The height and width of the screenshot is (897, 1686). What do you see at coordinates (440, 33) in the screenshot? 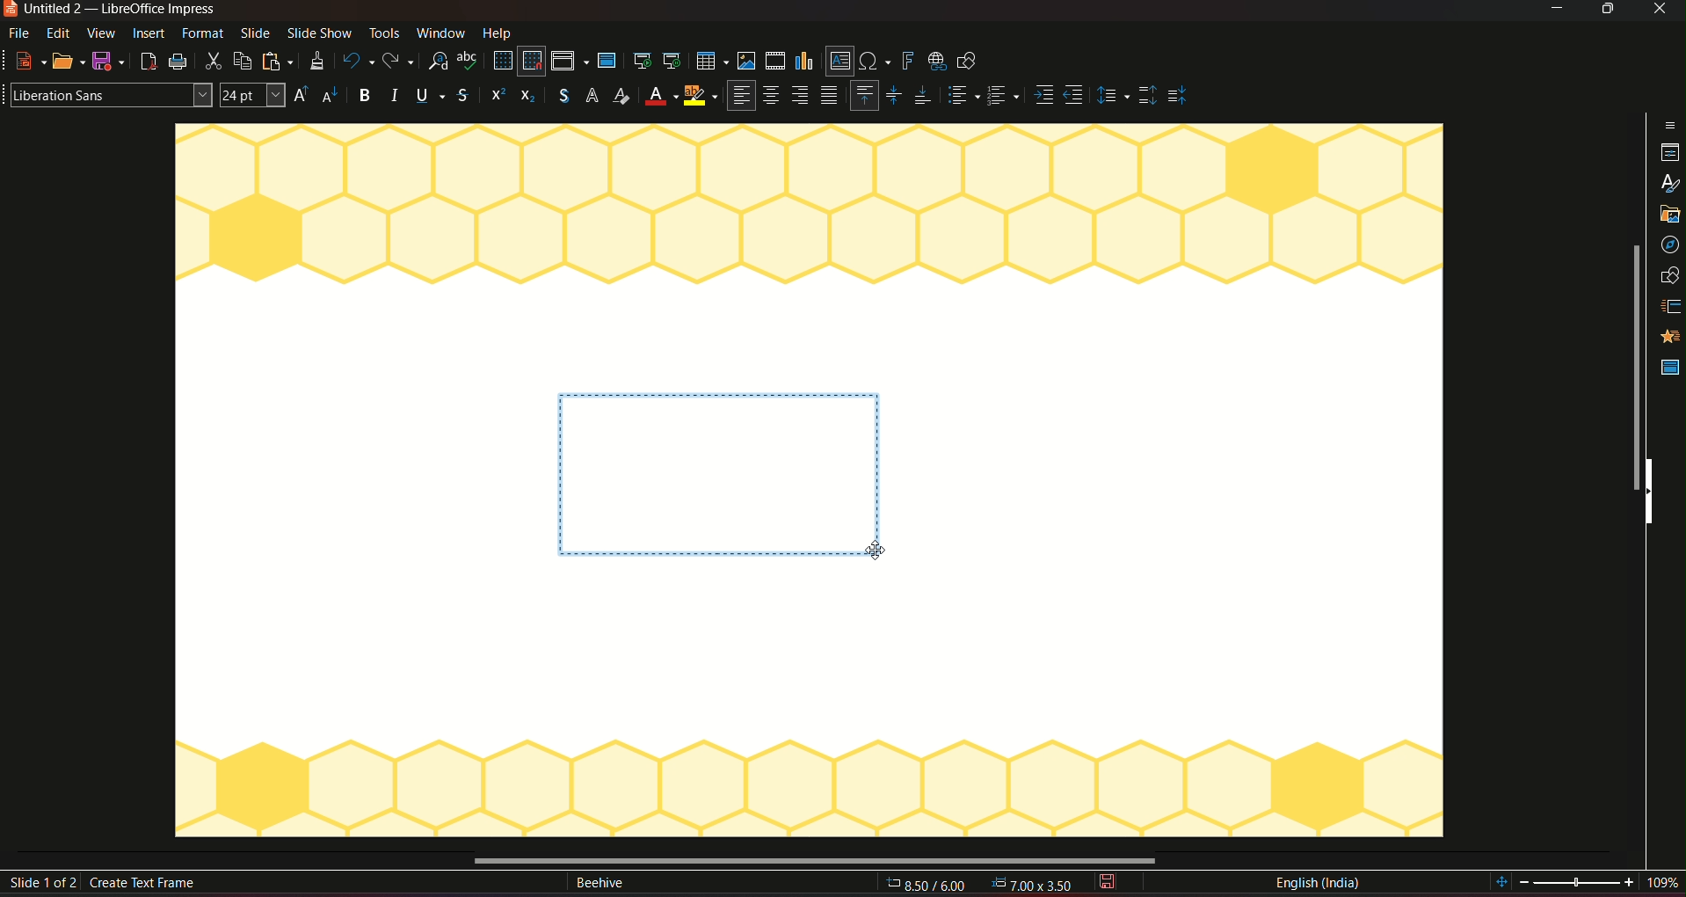
I see `window` at bounding box center [440, 33].